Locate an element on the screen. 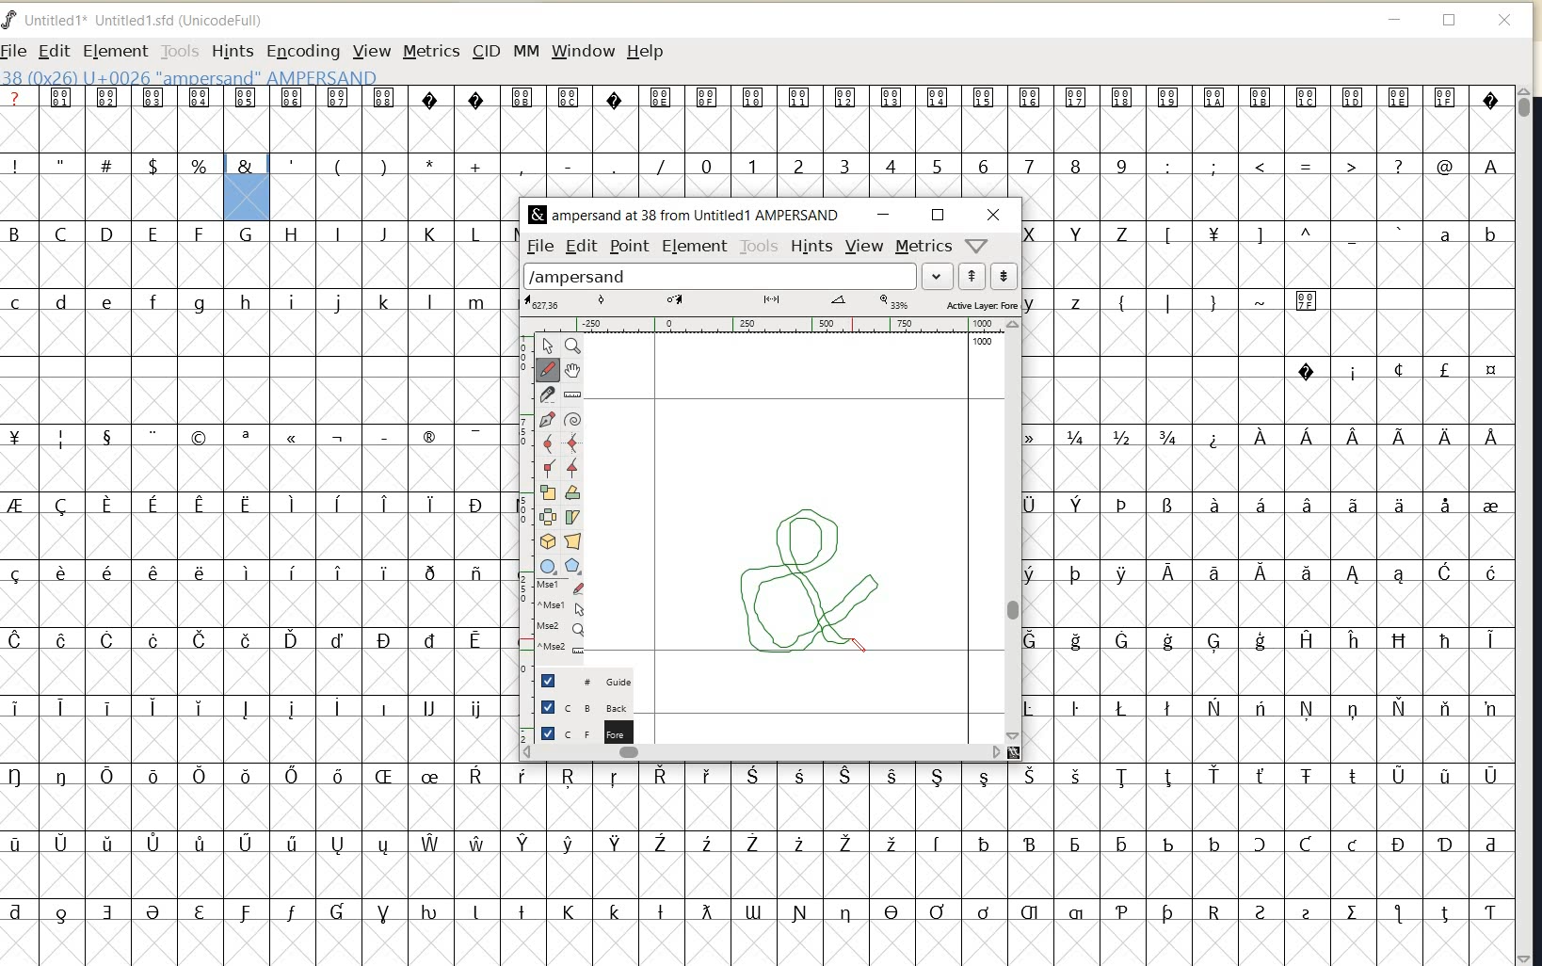 Image resolution: width=1542 pixels, height=966 pixels. ACTIVE LAYER is located at coordinates (771, 302).